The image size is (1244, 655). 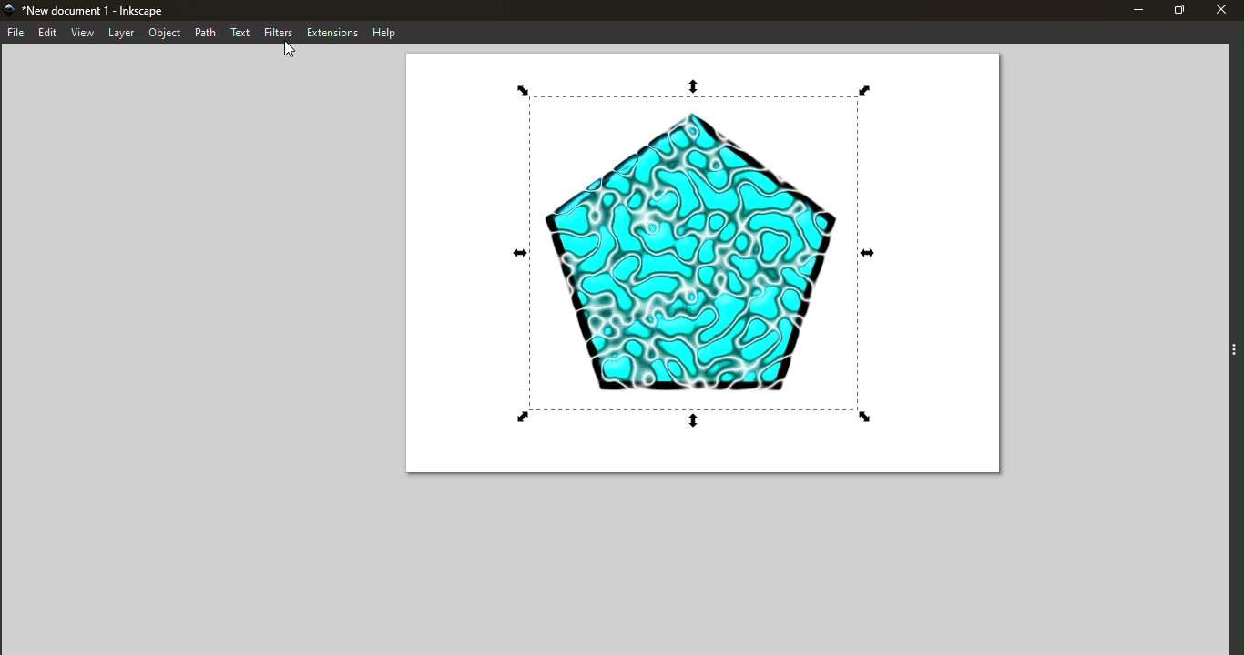 What do you see at coordinates (291, 50) in the screenshot?
I see `cursor` at bounding box center [291, 50].